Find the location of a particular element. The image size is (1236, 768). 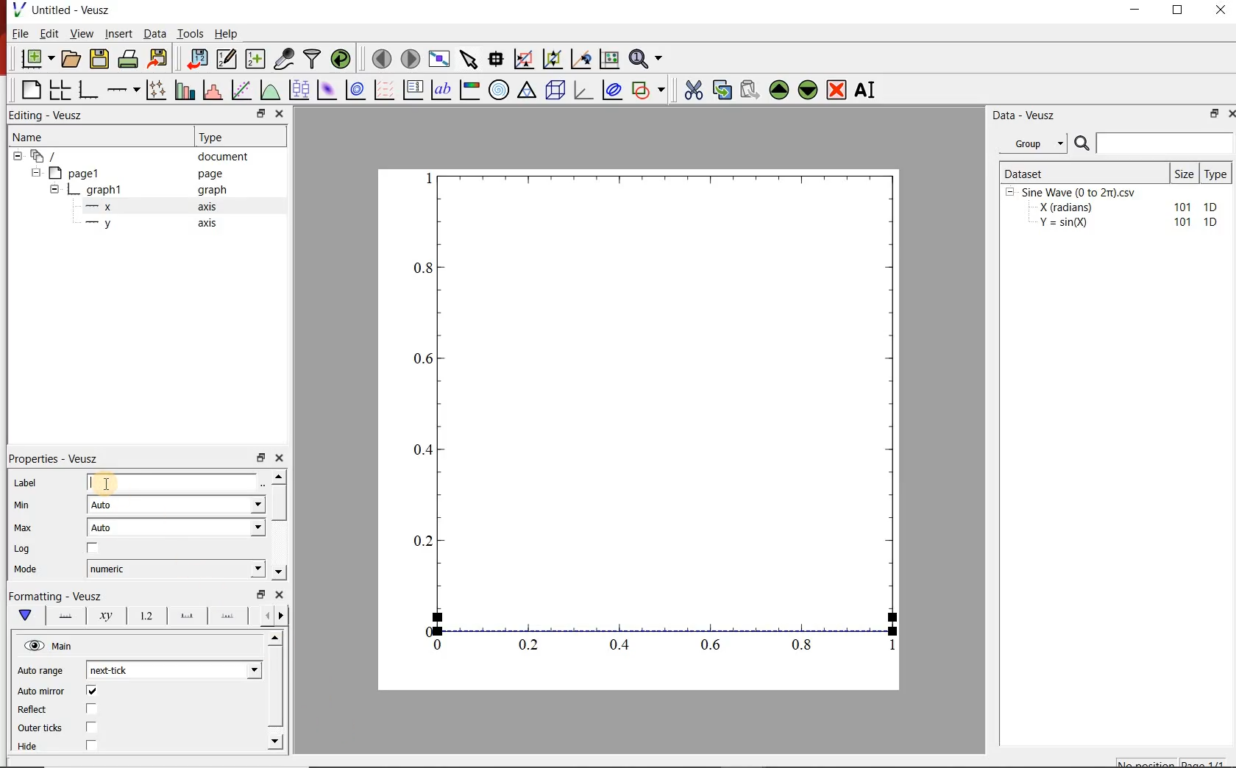

text label is located at coordinates (441, 90).